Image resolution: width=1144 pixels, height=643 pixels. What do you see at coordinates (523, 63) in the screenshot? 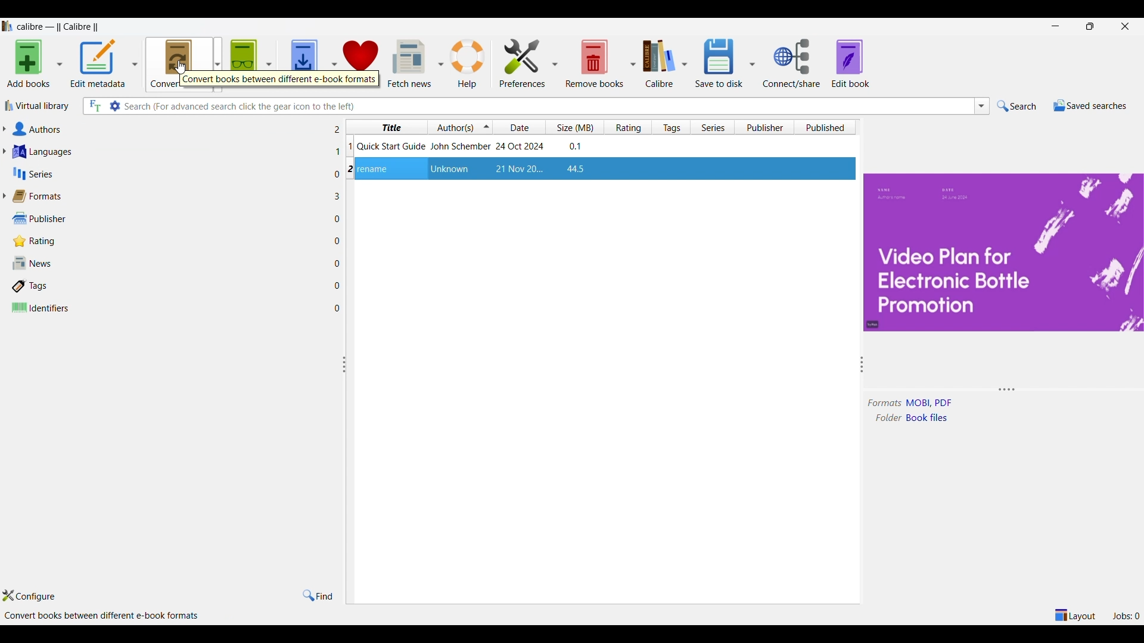
I see `Preferences` at bounding box center [523, 63].